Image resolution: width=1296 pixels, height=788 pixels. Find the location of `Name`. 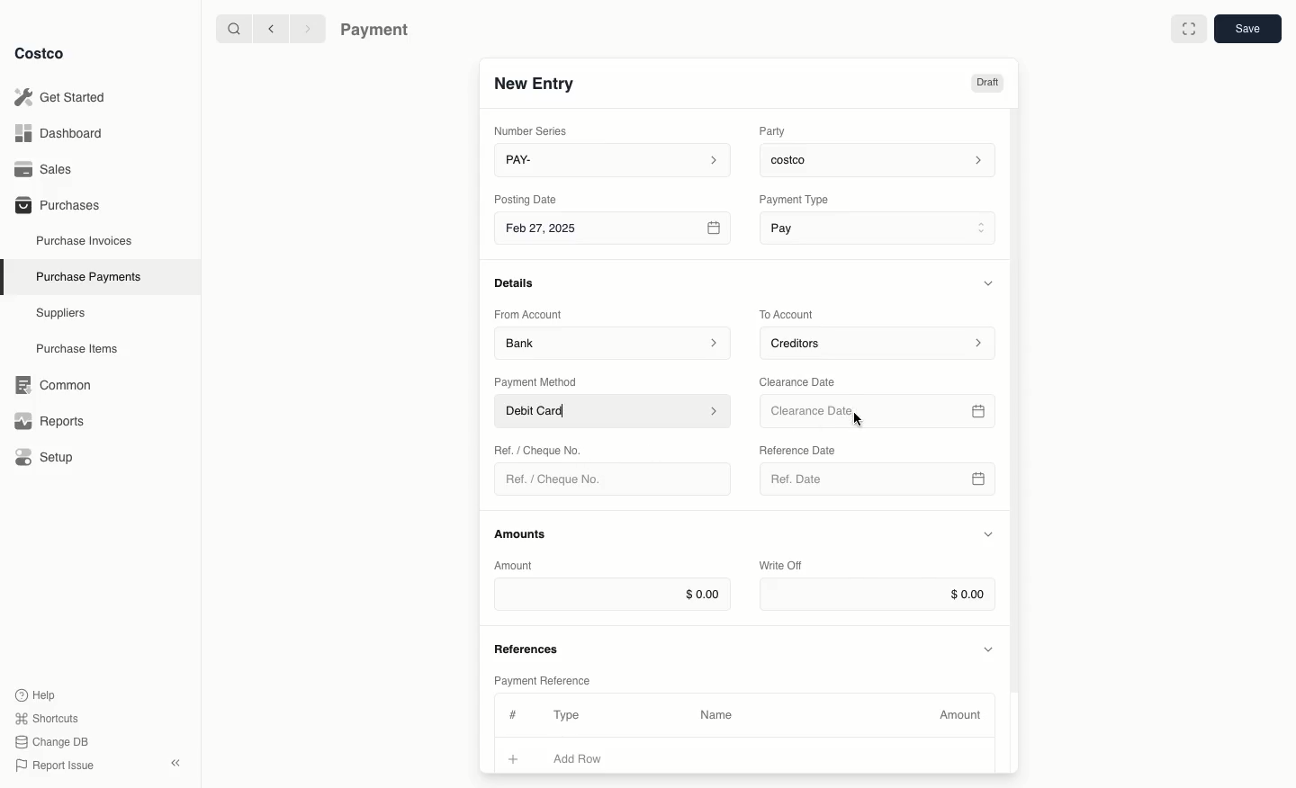

Name is located at coordinates (716, 715).